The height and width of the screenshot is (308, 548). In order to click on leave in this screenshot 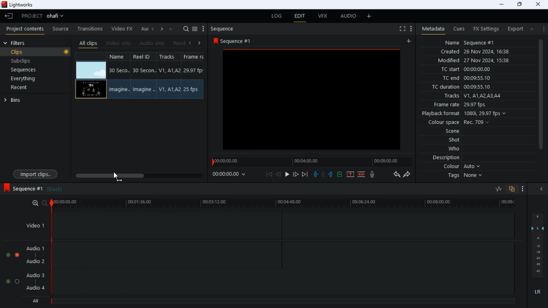, I will do `click(9, 15)`.